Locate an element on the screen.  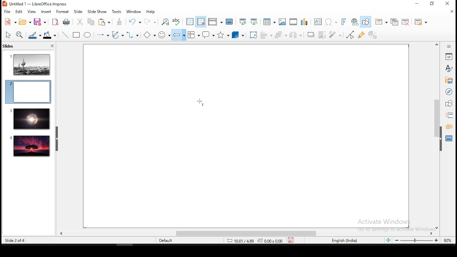
flowchart is located at coordinates (194, 35).